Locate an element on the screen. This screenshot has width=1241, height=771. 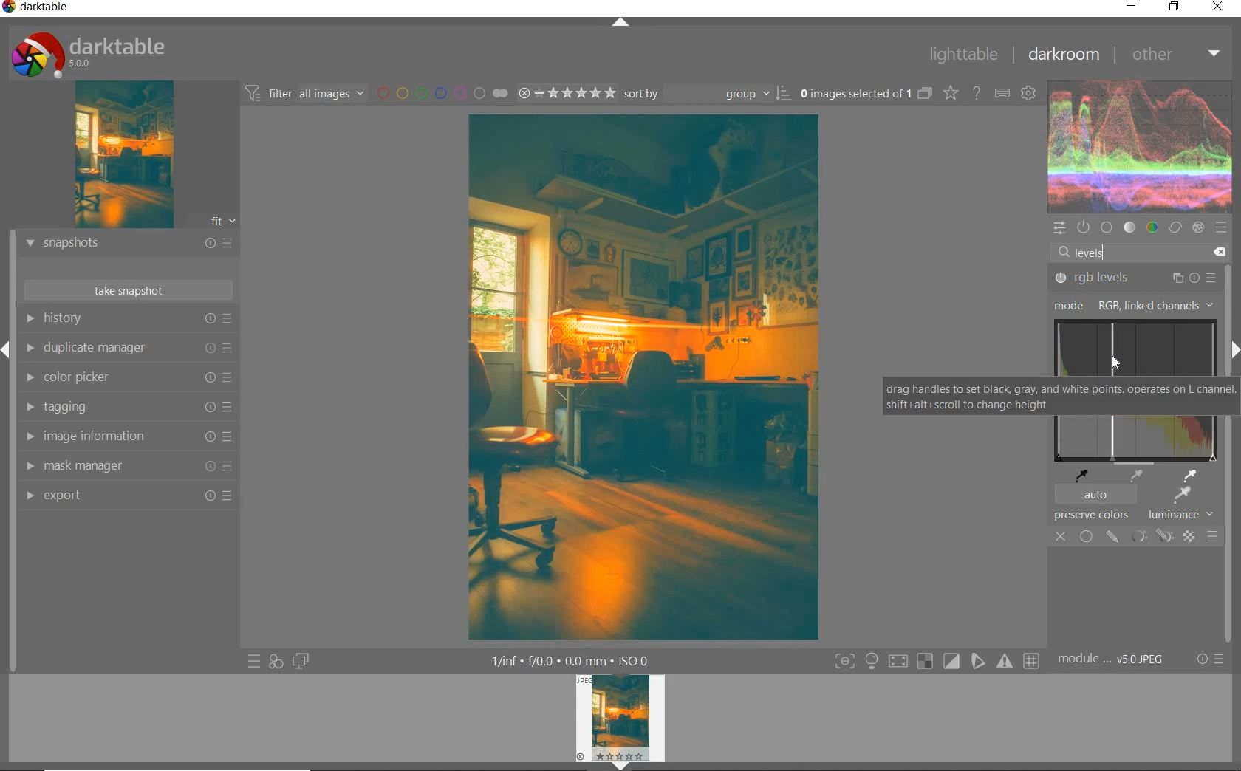
color picker is located at coordinates (126, 377).